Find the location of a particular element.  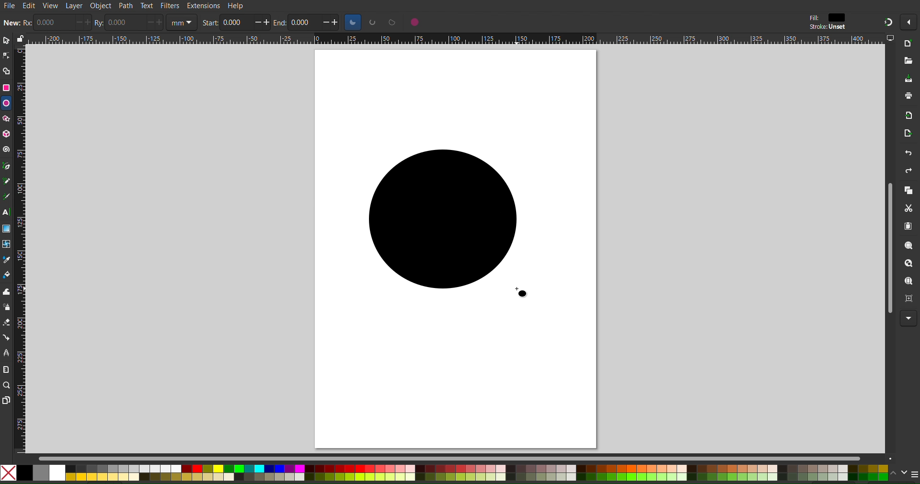

Text is located at coordinates (147, 6).